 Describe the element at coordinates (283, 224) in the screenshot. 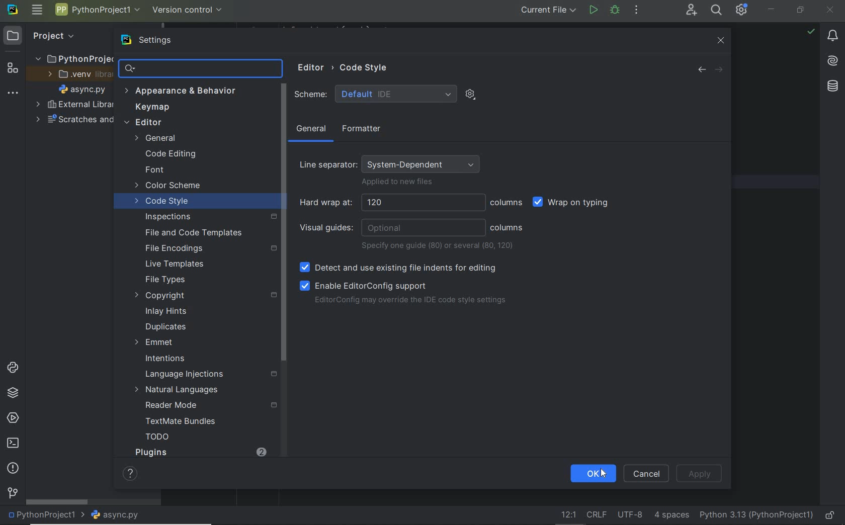

I see `Scroll Bar` at that location.